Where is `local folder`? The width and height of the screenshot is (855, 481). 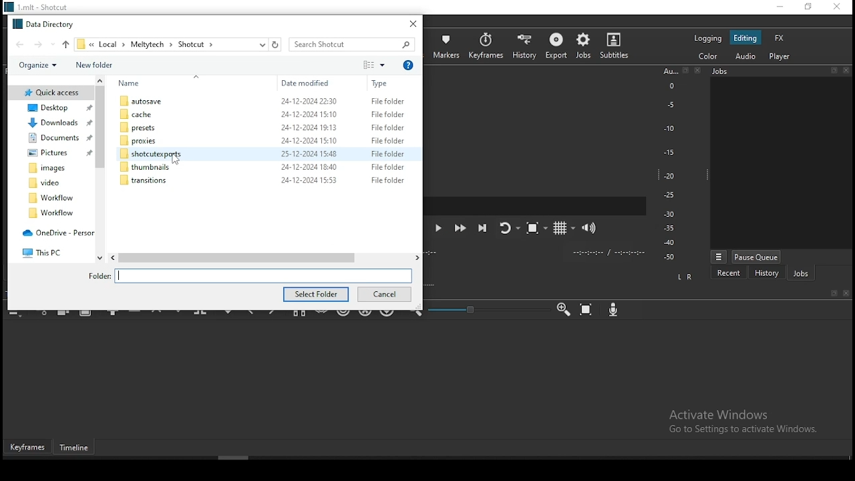
local folder is located at coordinates (149, 113).